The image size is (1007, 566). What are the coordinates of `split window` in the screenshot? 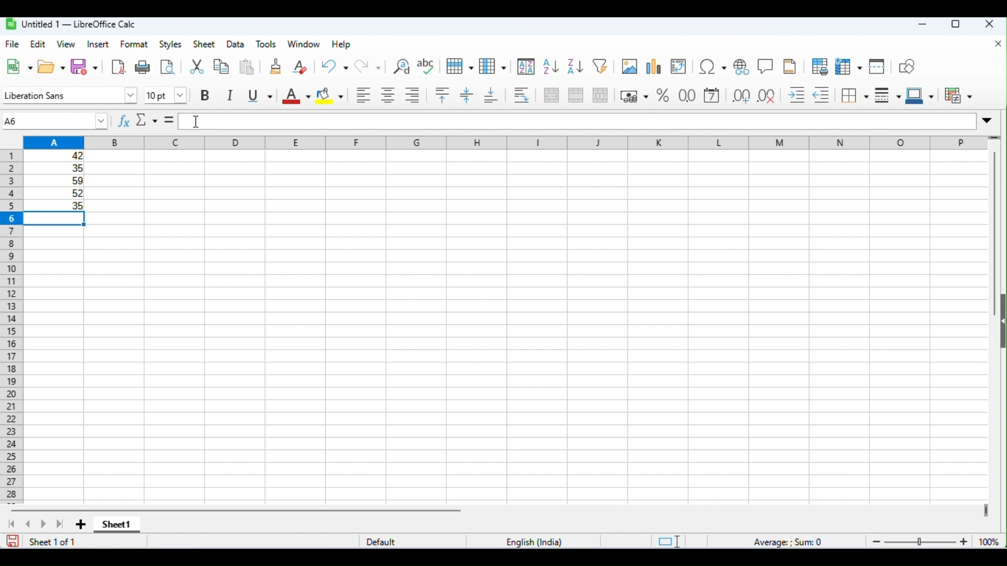 It's located at (877, 66).